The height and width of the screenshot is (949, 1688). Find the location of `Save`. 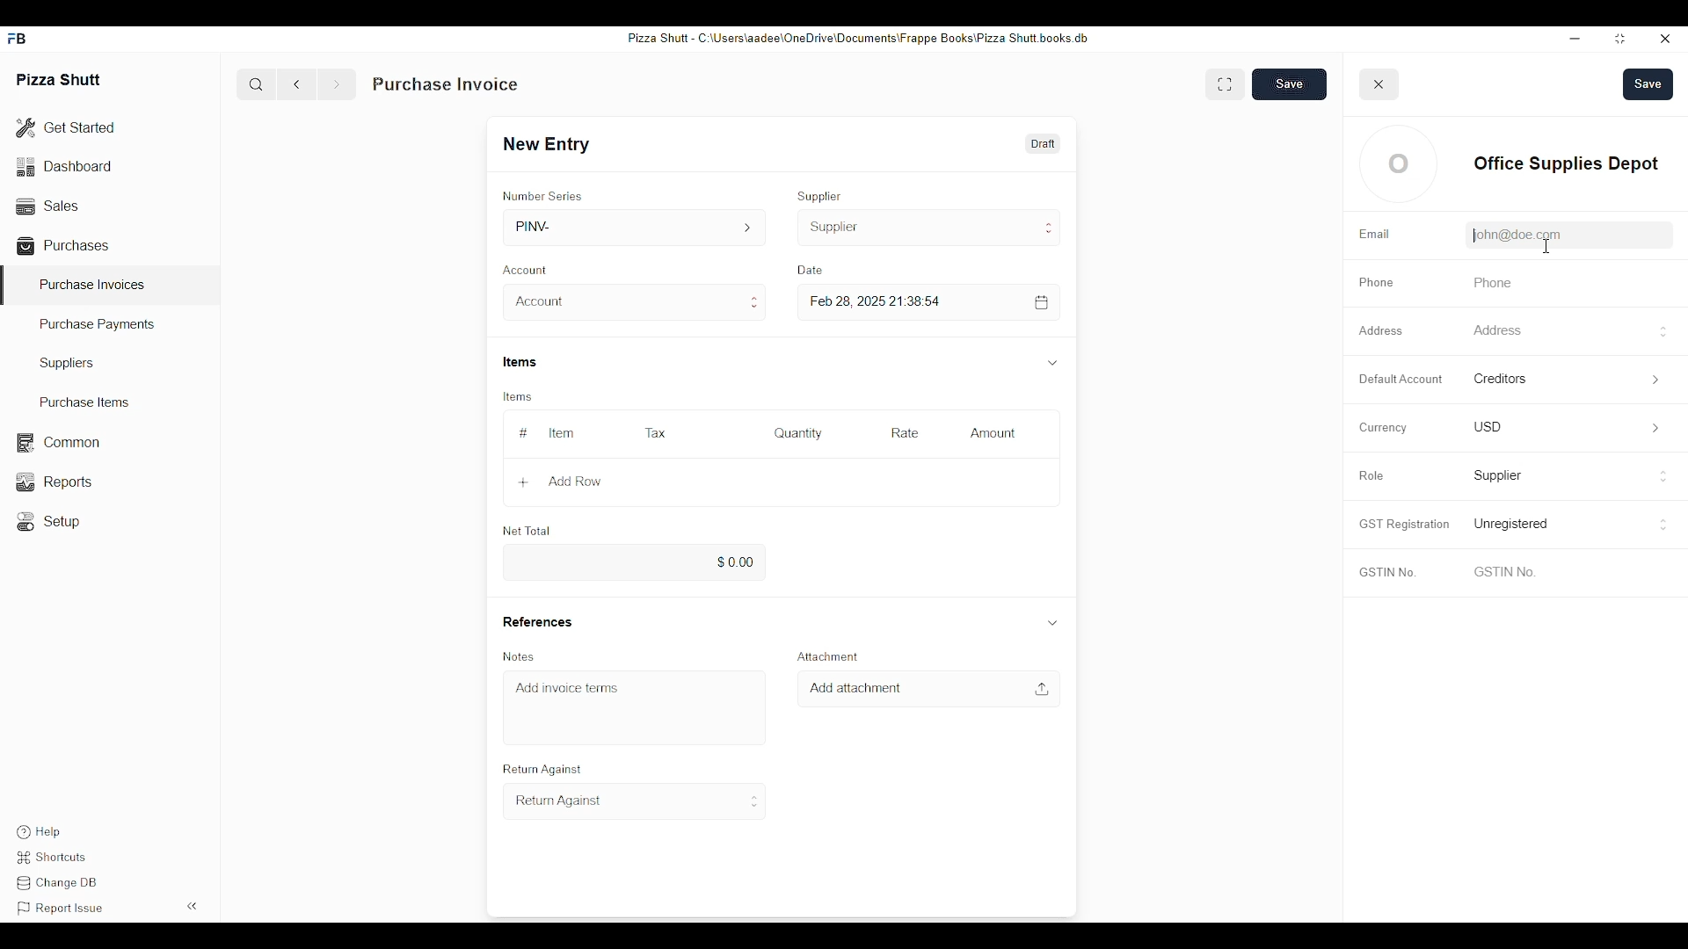

Save is located at coordinates (1290, 83).